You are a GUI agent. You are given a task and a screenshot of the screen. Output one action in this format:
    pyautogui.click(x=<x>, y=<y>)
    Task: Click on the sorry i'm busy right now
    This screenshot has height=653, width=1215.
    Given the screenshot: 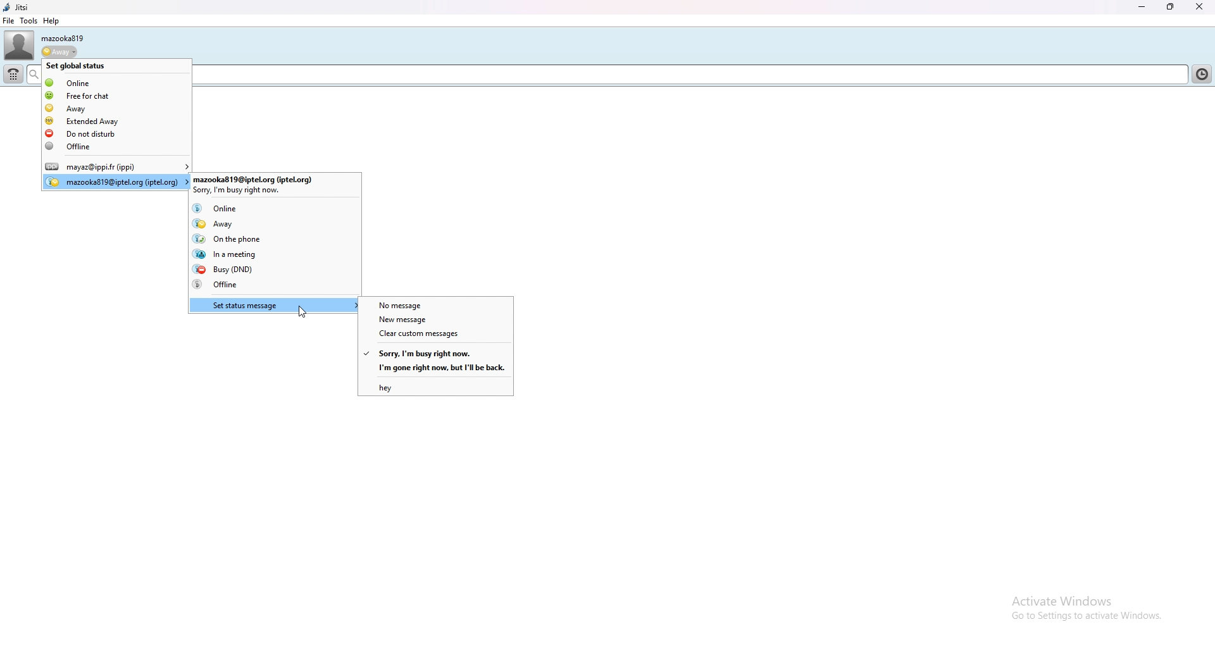 What is the action you would take?
    pyautogui.click(x=436, y=352)
    